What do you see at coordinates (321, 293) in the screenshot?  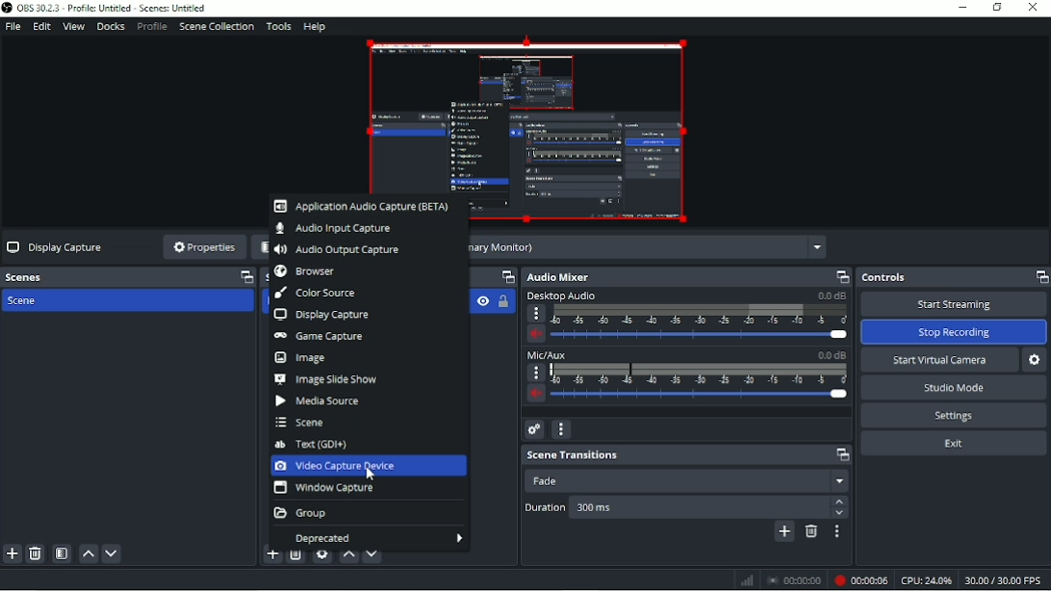 I see `Color source` at bounding box center [321, 293].